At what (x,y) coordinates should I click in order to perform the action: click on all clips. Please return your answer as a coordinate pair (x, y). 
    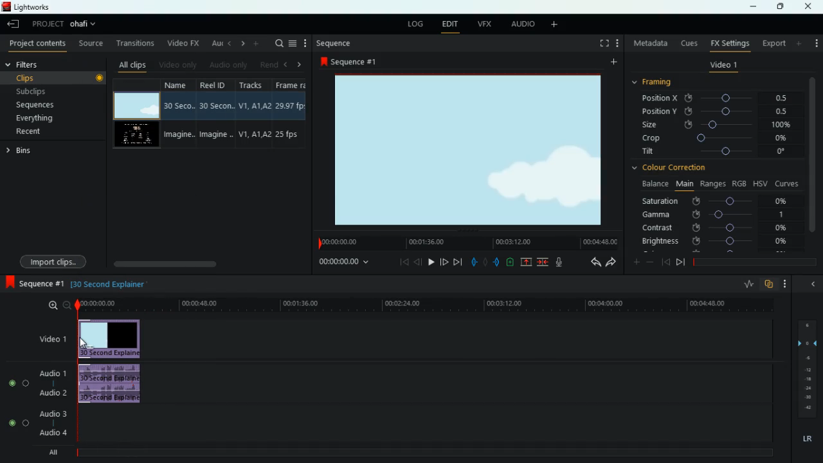
    Looking at the image, I should click on (131, 66).